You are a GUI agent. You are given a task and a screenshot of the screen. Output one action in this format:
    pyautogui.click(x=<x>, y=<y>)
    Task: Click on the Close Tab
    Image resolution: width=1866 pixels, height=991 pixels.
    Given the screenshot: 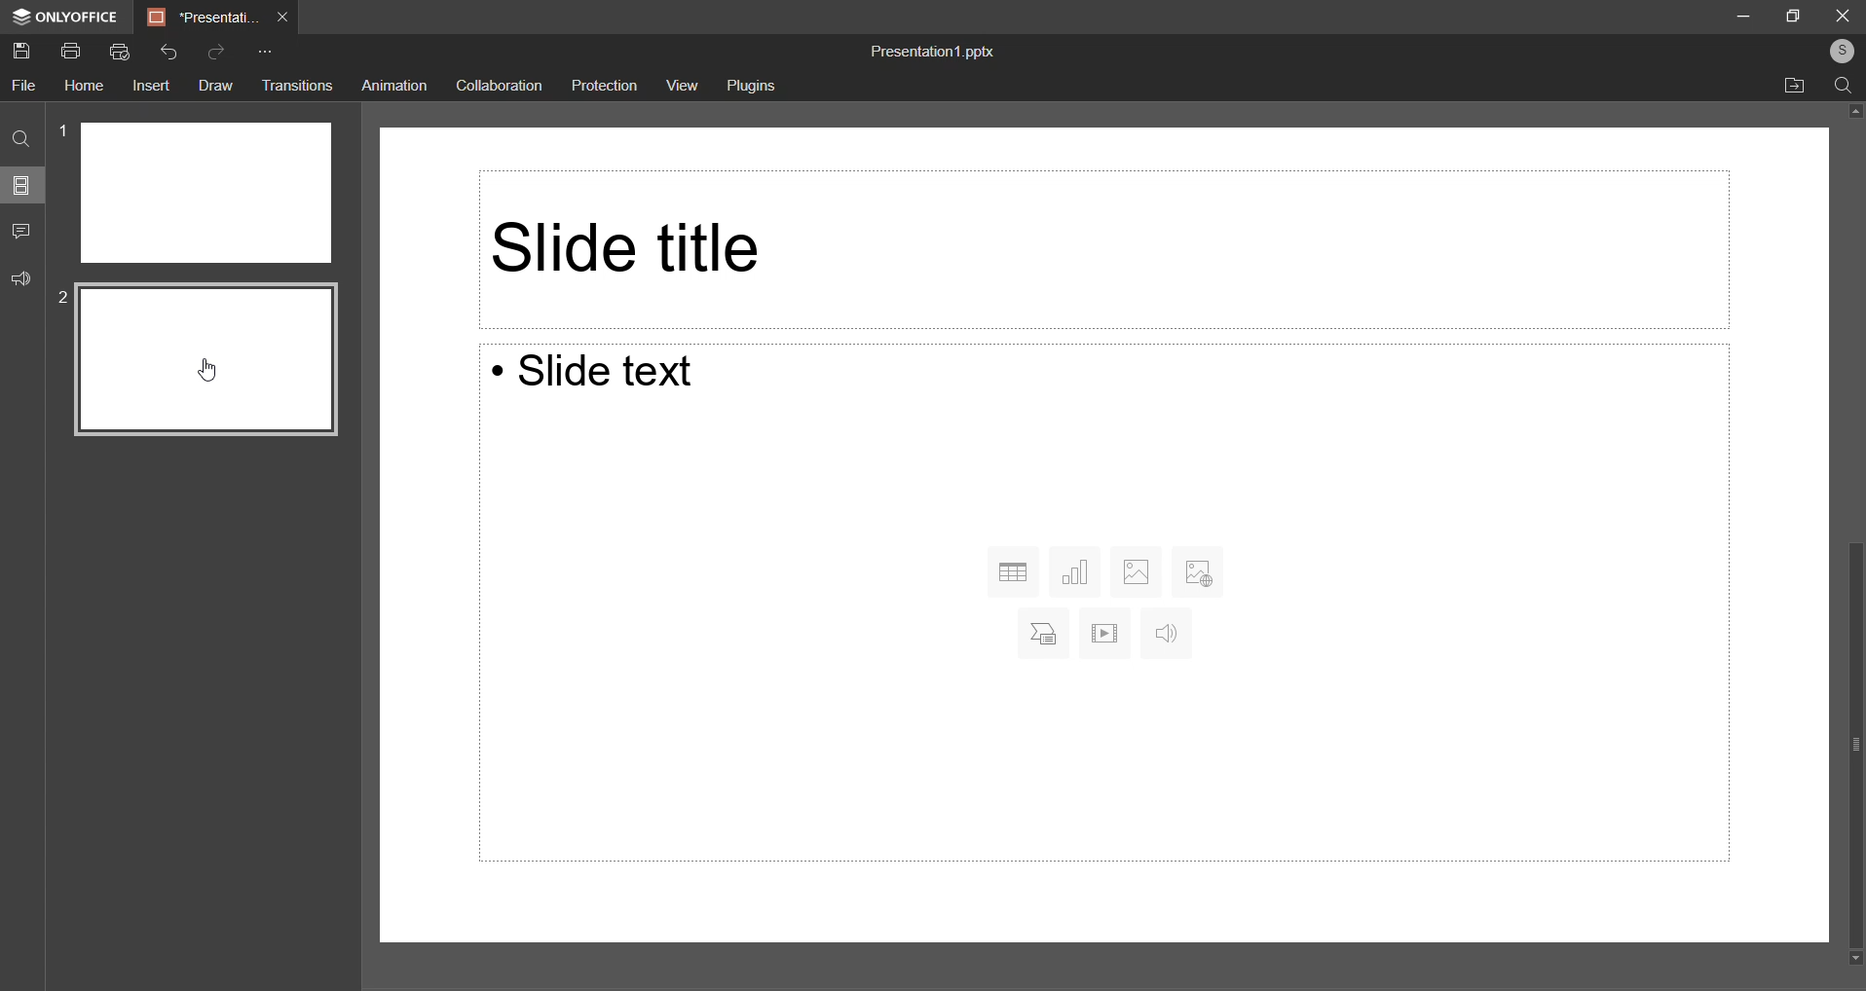 What is the action you would take?
    pyautogui.click(x=284, y=16)
    